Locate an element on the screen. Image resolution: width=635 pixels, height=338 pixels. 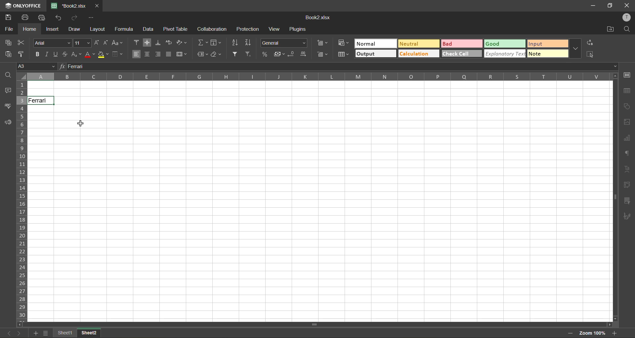
replace is located at coordinates (590, 43).